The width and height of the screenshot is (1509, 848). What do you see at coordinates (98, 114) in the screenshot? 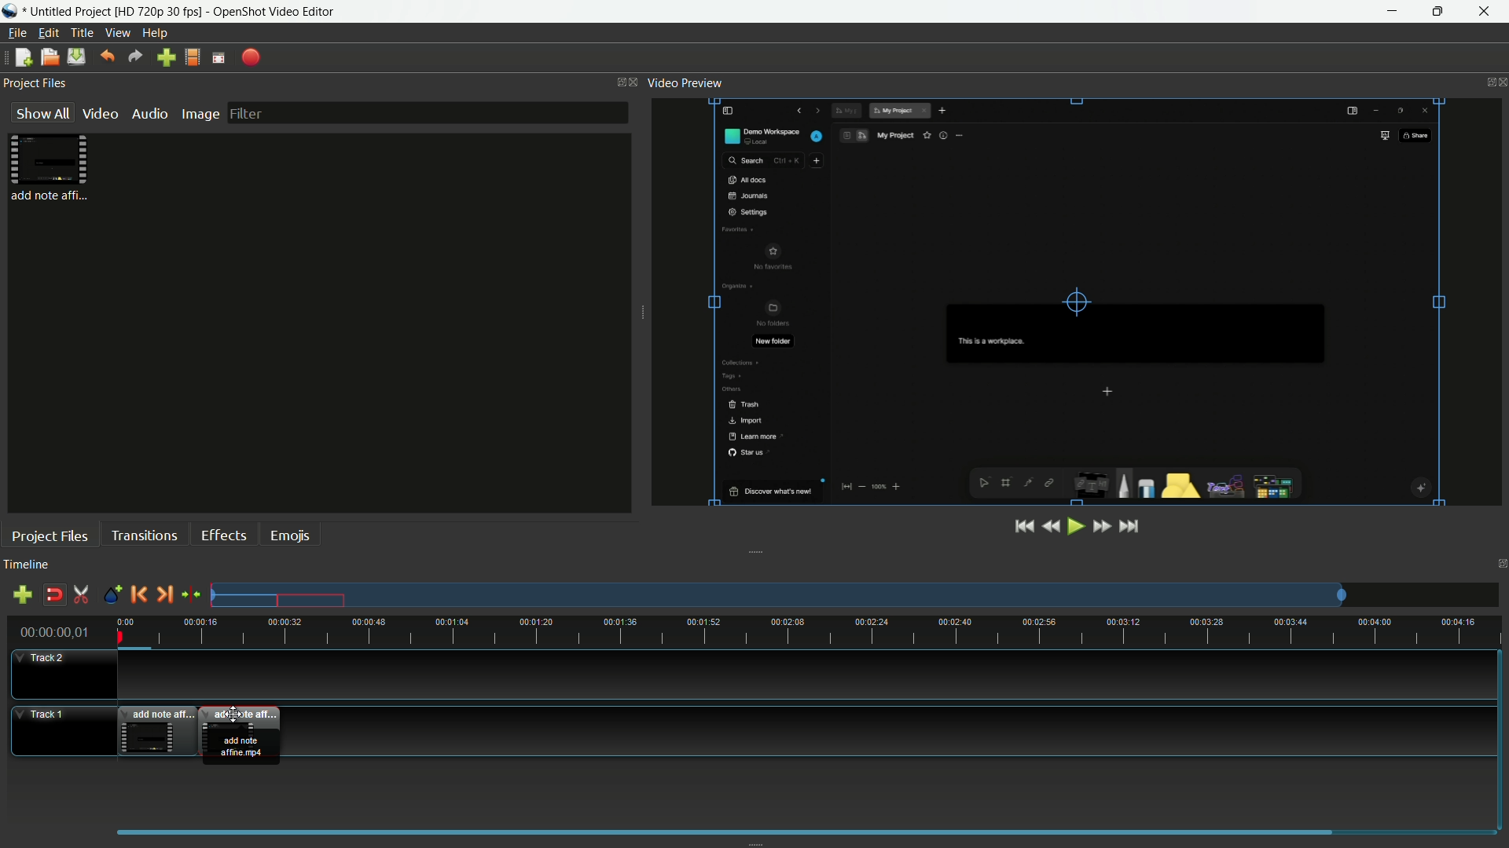
I see `video` at bounding box center [98, 114].